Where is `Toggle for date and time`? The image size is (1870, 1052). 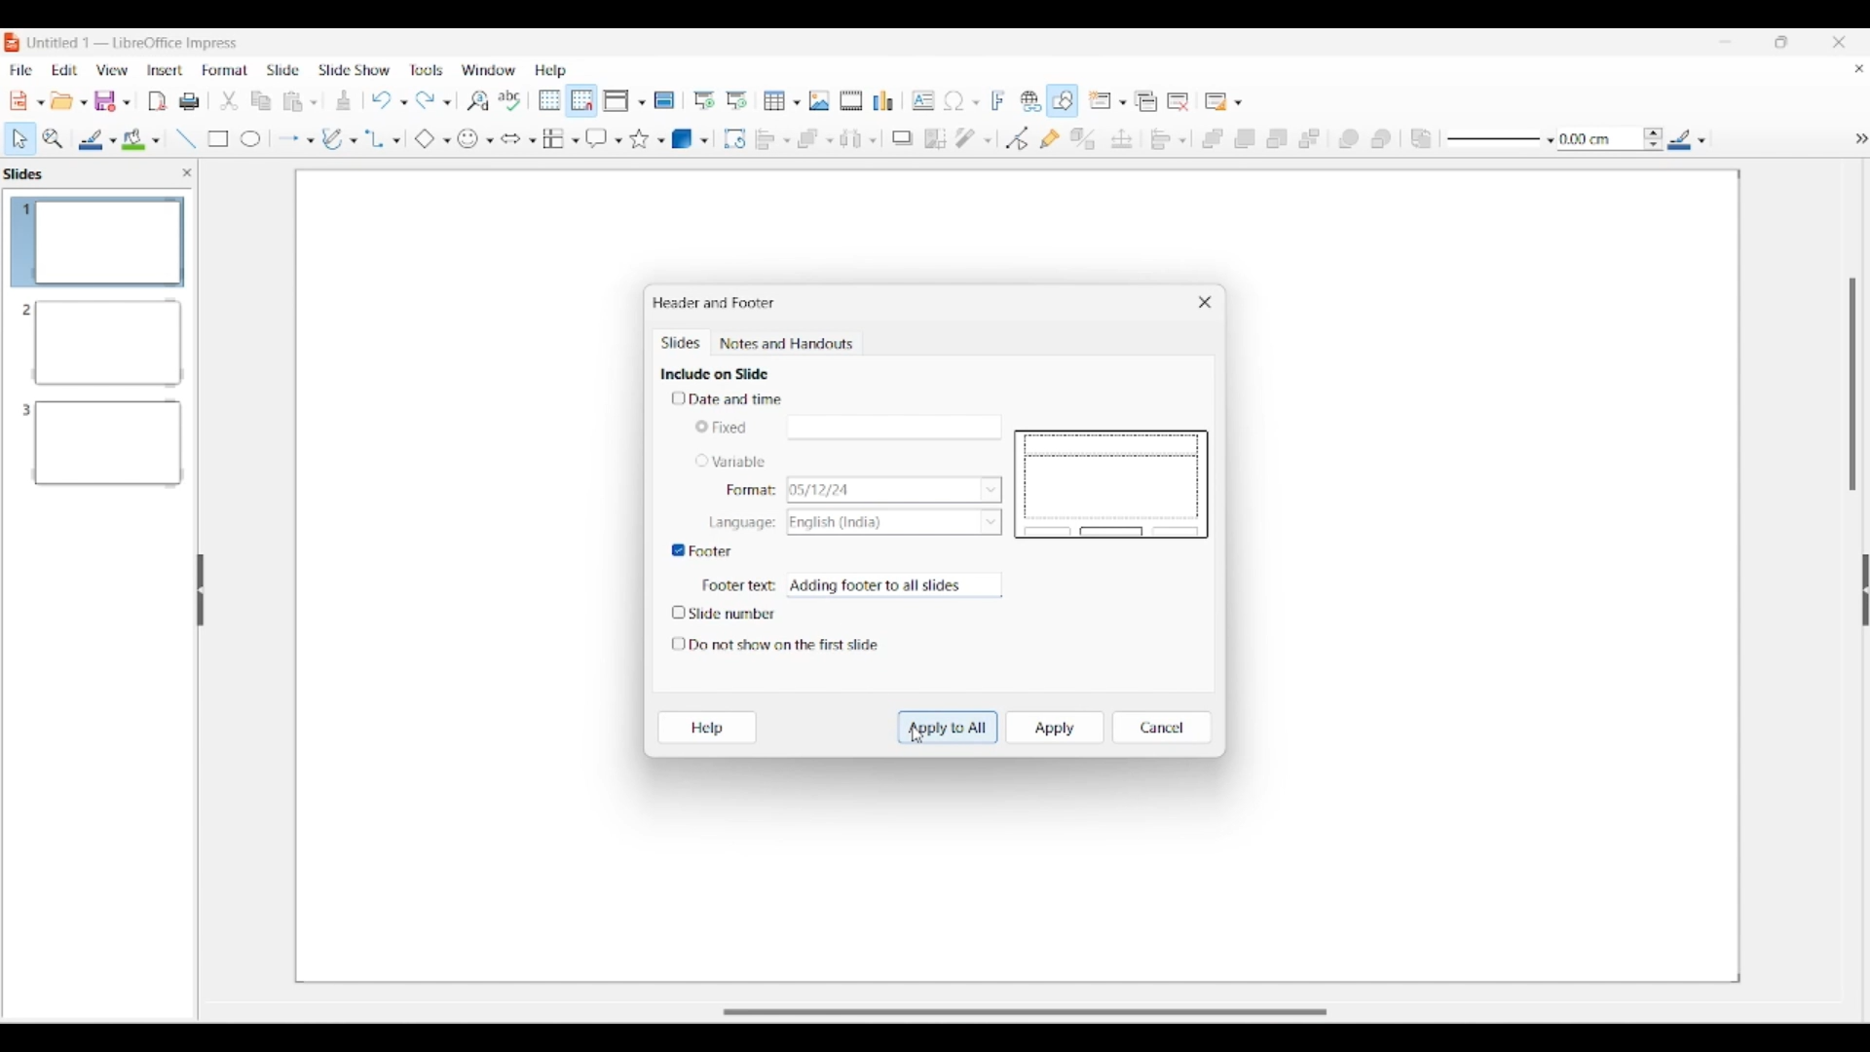
Toggle for date and time is located at coordinates (729, 399).